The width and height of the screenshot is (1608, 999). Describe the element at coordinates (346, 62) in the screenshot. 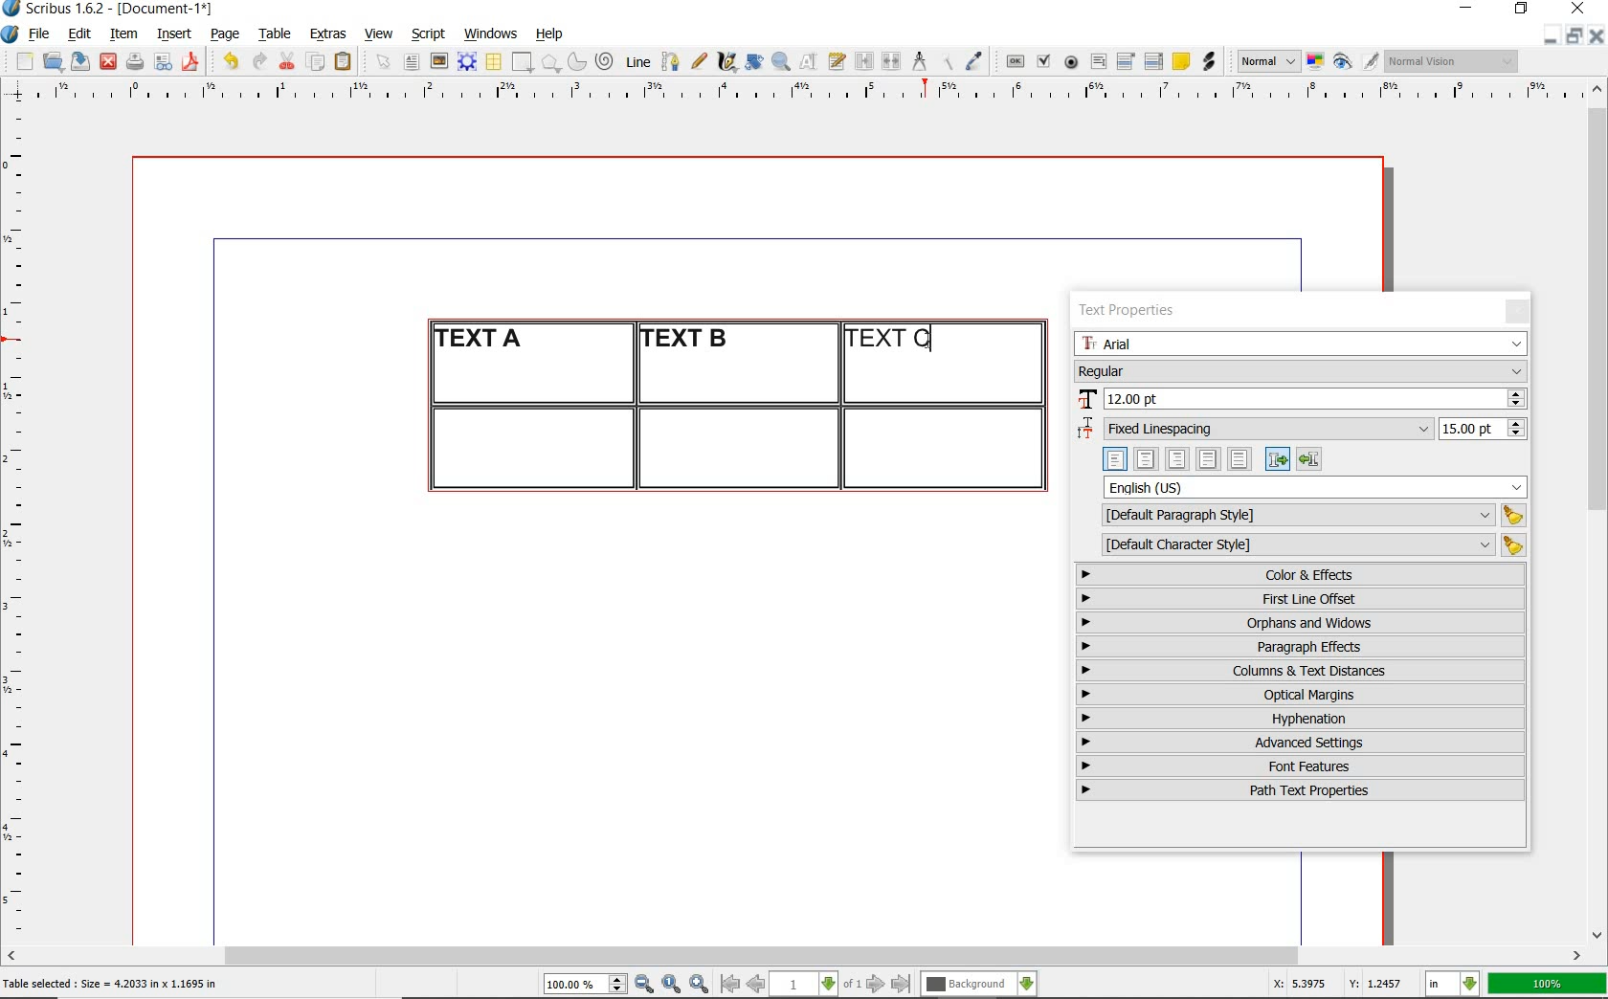

I see `paste` at that location.